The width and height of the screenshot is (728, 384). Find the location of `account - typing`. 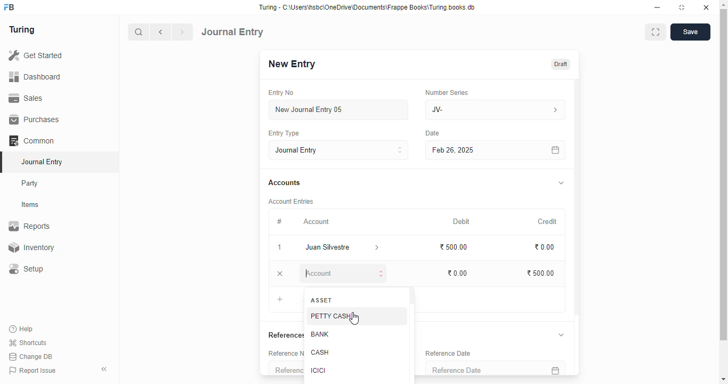

account - typing is located at coordinates (342, 273).